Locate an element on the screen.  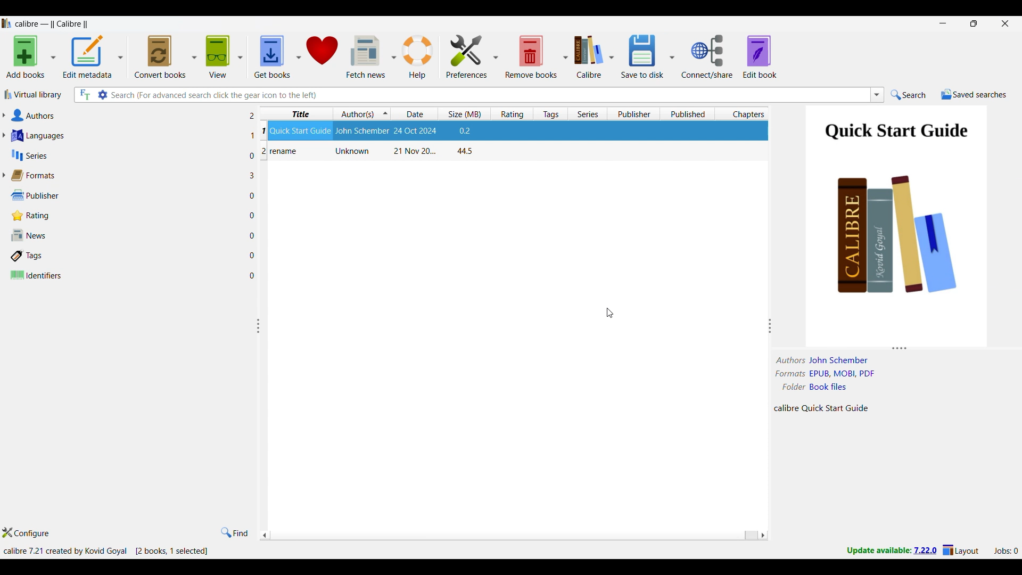
Layout settings is located at coordinates (961, 549).